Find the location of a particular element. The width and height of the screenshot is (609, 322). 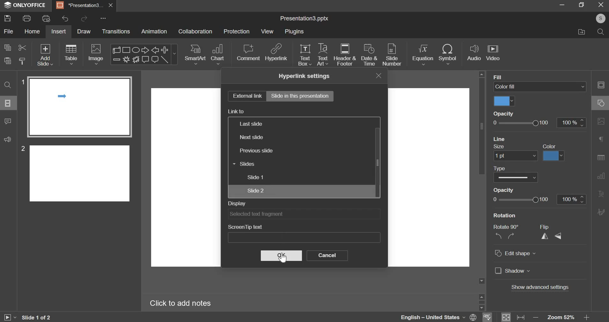

table is located at coordinates (72, 54).